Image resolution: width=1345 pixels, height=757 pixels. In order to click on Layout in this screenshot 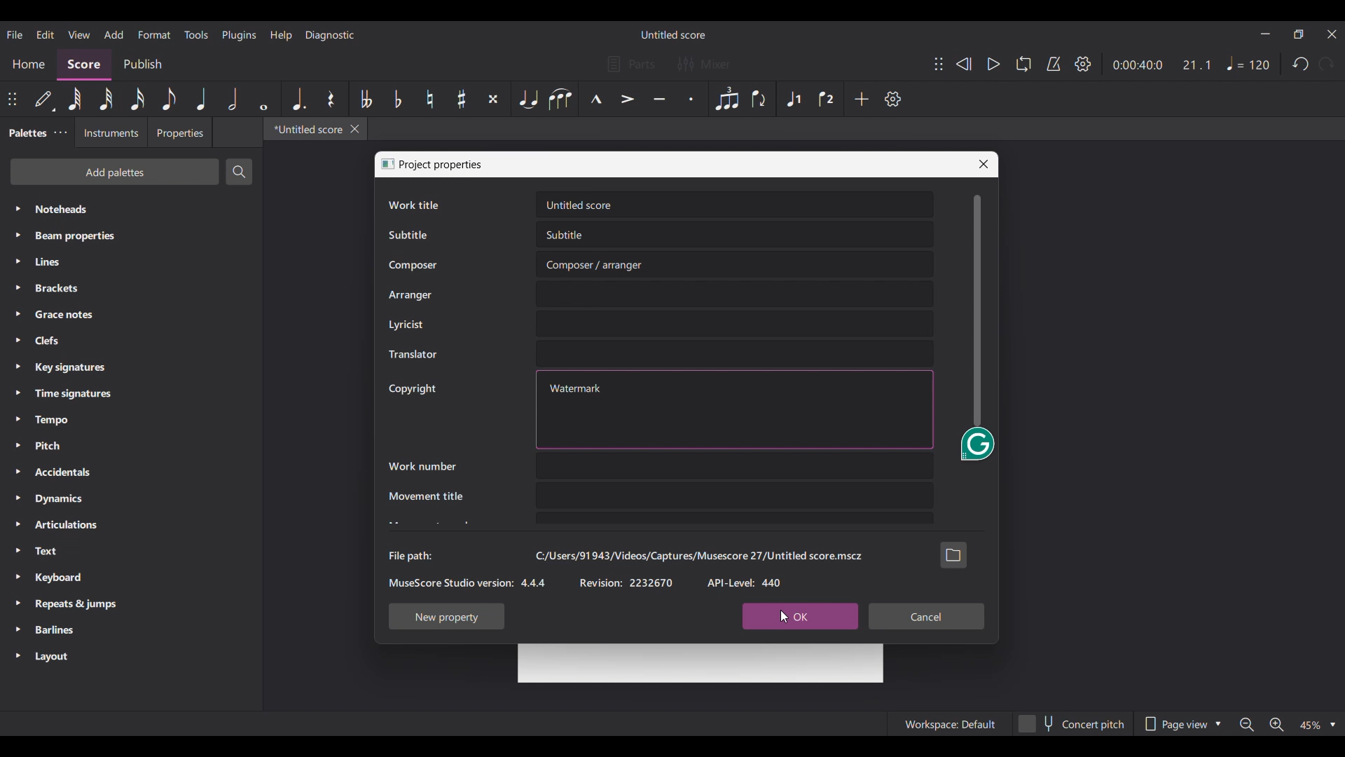, I will do `click(131, 657)`.